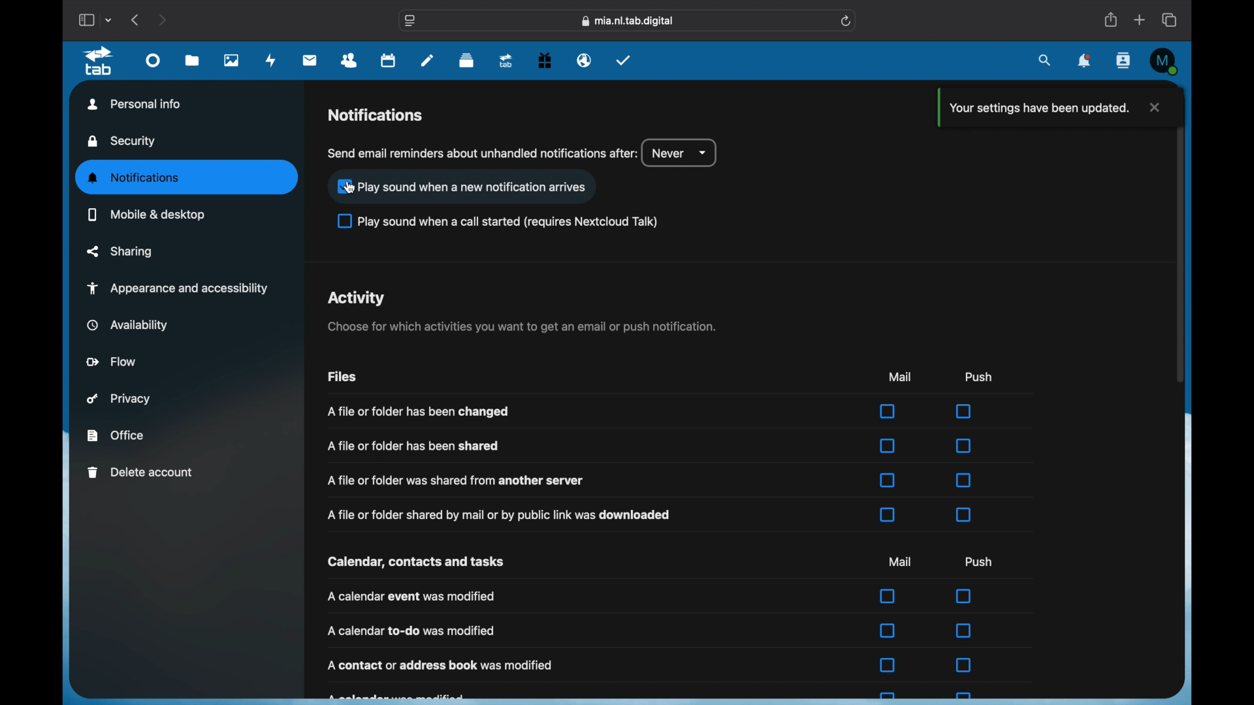 The image size is (1254, 705). I want to click on checkbox, so click(963, 632).